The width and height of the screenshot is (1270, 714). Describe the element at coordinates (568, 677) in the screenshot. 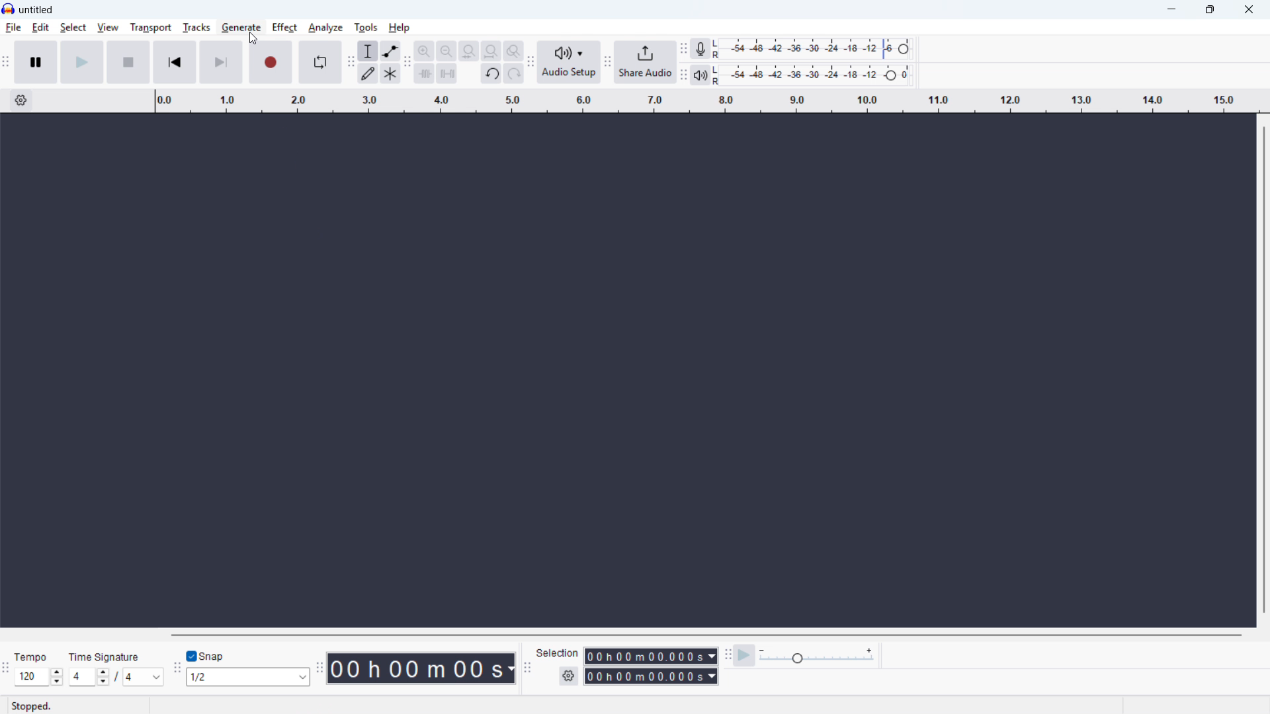

I see `Selection settings ` at that location.